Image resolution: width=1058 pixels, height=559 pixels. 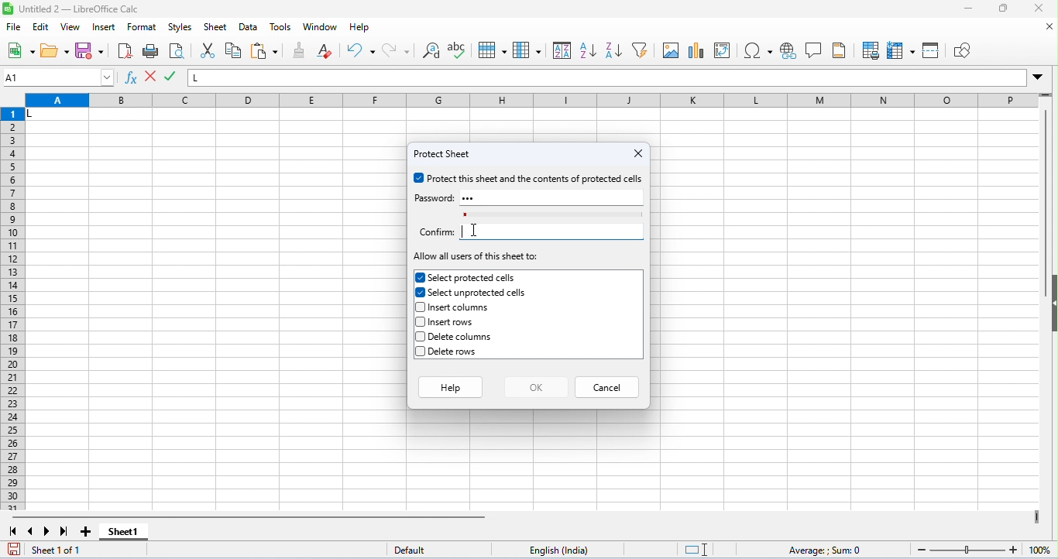 What do you see at coordinates (176, 52) in the screenshot?
I see `print preview` at bounding box center [176, 52].